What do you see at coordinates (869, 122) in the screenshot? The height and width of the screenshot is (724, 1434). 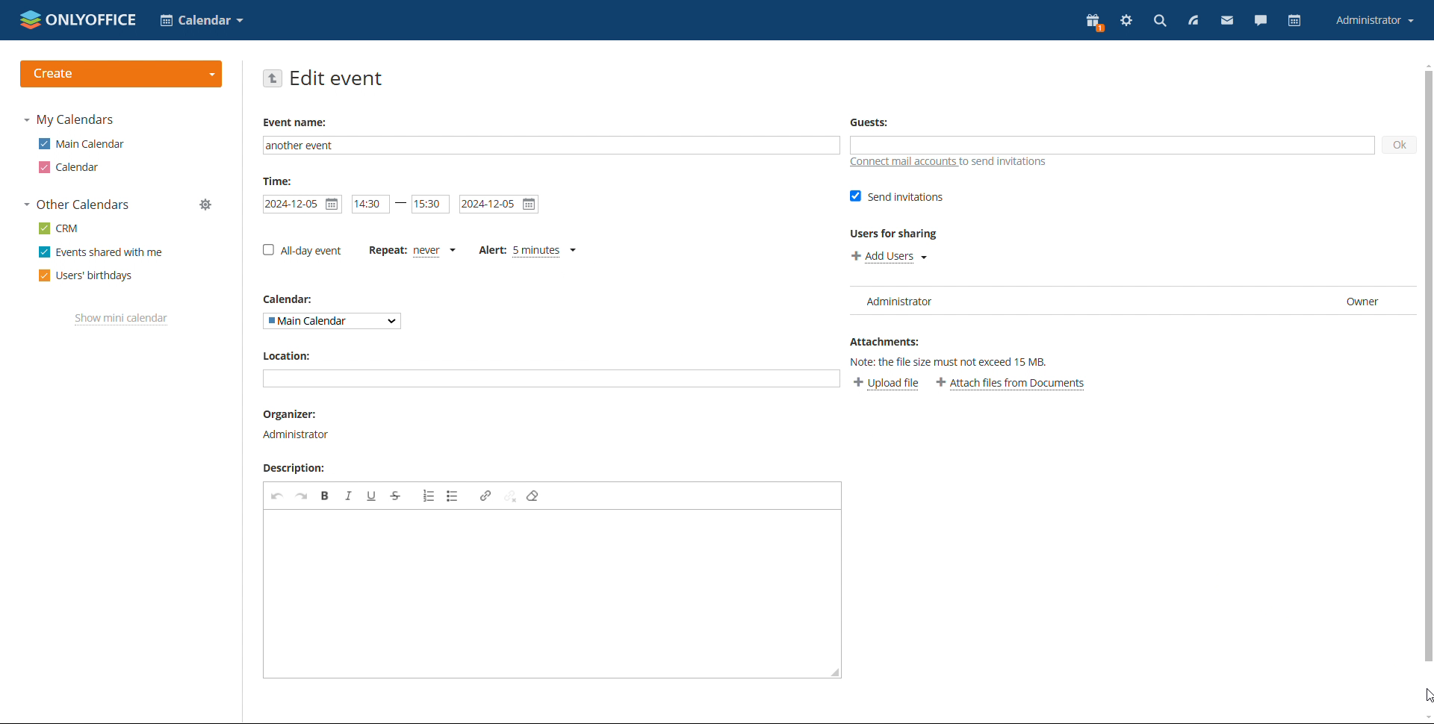 I see `Guests:` at bounding box center [869, 122].